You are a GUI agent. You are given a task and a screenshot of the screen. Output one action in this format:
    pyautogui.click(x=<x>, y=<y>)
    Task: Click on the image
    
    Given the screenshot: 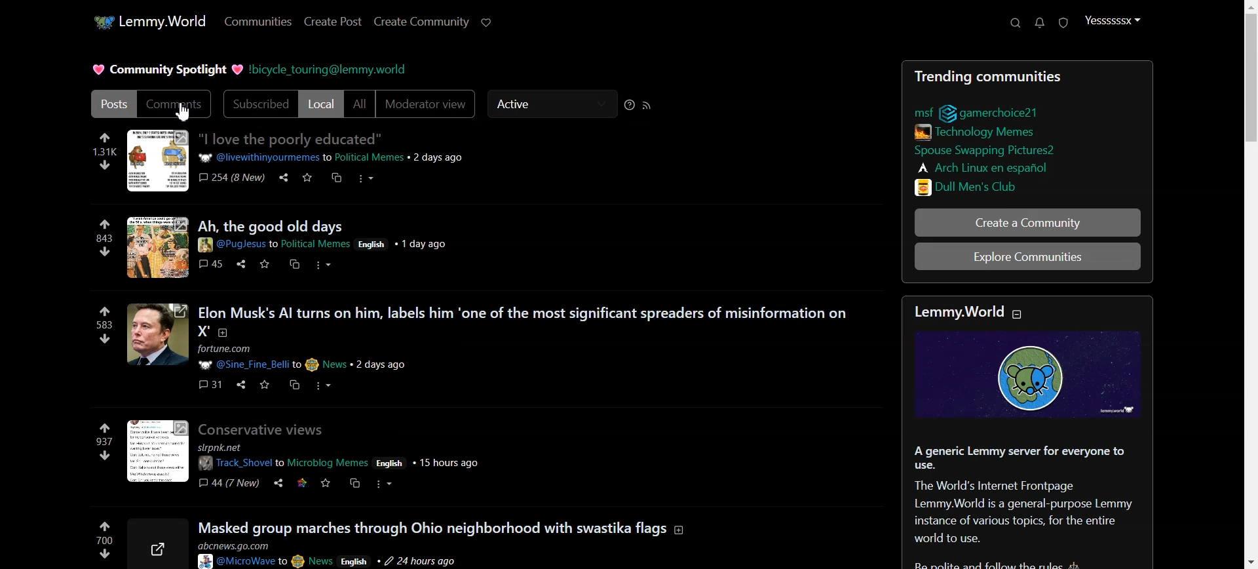 What is the action you would take?
    pyautogui.click(x=1037, y=376)
    